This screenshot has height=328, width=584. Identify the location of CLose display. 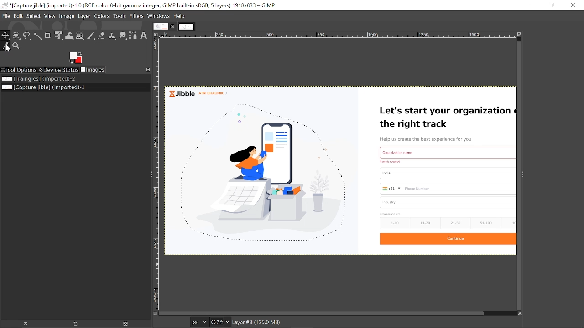
(126, 323).